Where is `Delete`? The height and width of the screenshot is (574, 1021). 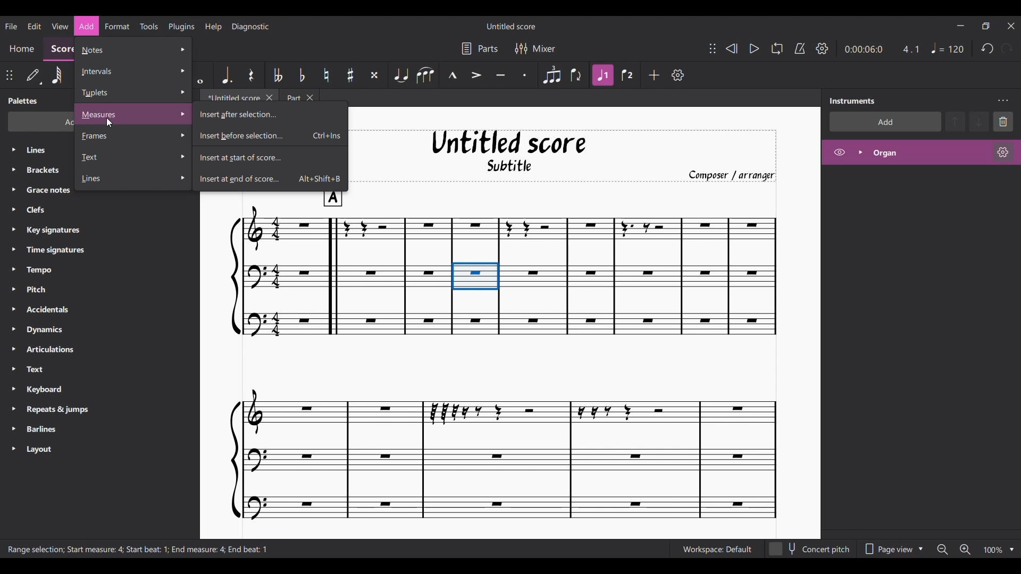
Delete is located at coordinates (1003, 121).